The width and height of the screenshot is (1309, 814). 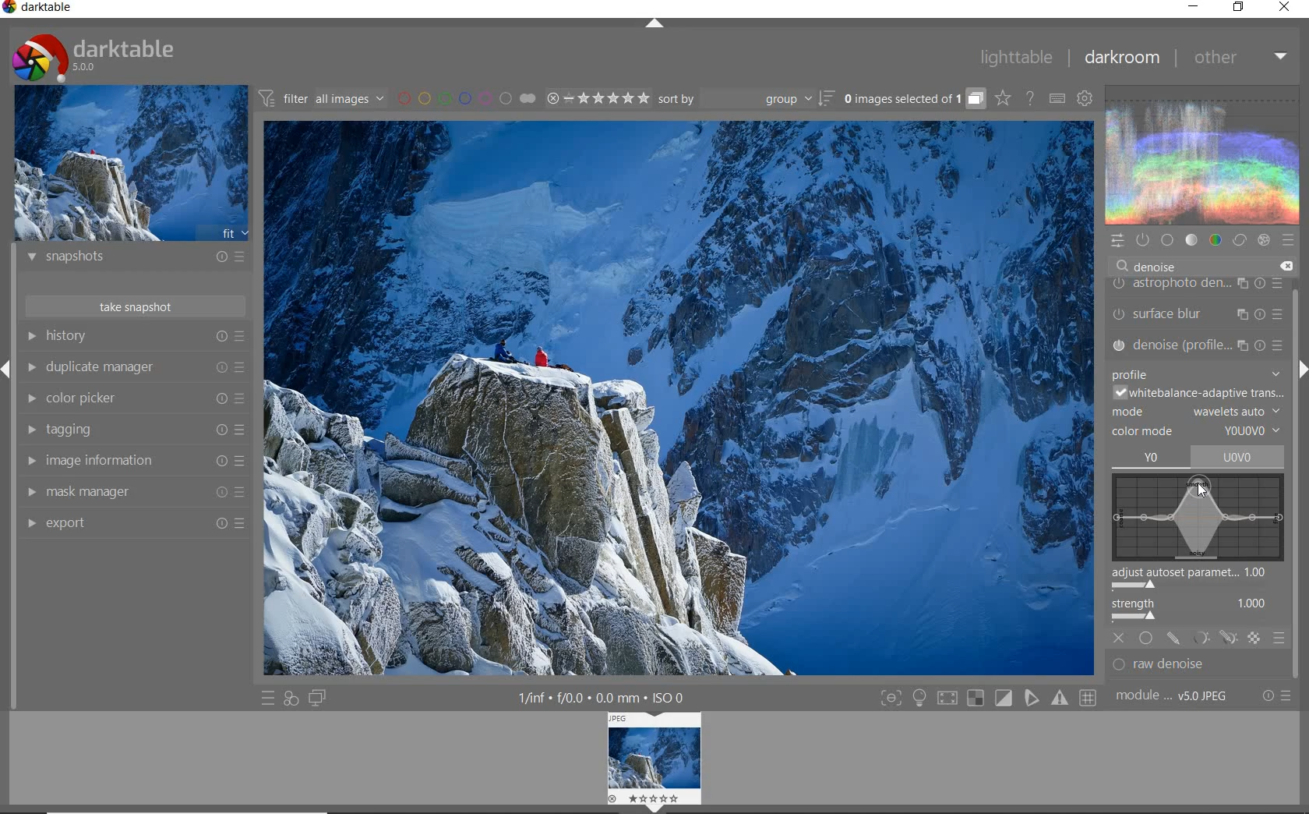 What do you see at coordinates (1032, 100) in the screenshot?
I see `enable online help` at bounding box center [1032, 100].